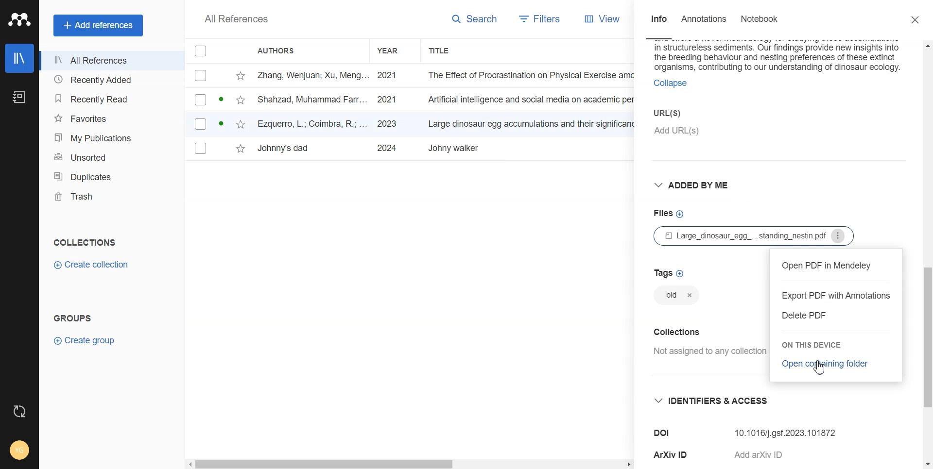  I want to click on Cursor, so click(821, 367).